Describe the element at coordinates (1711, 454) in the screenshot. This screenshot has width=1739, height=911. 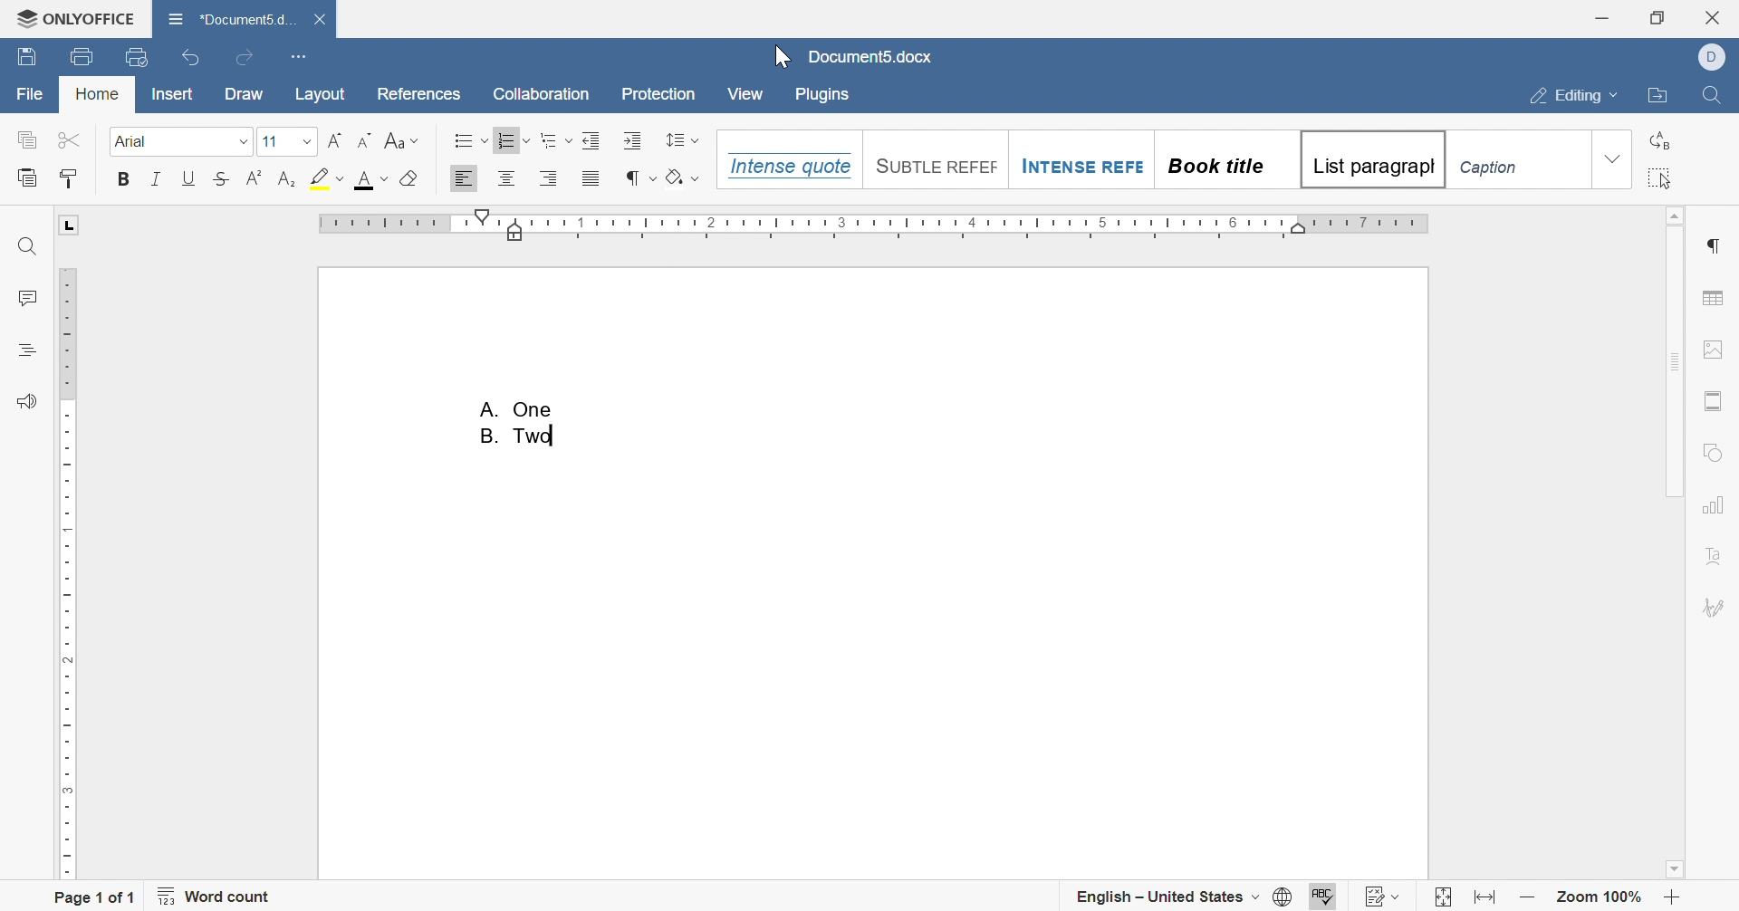
I see `shape settings` at that location.